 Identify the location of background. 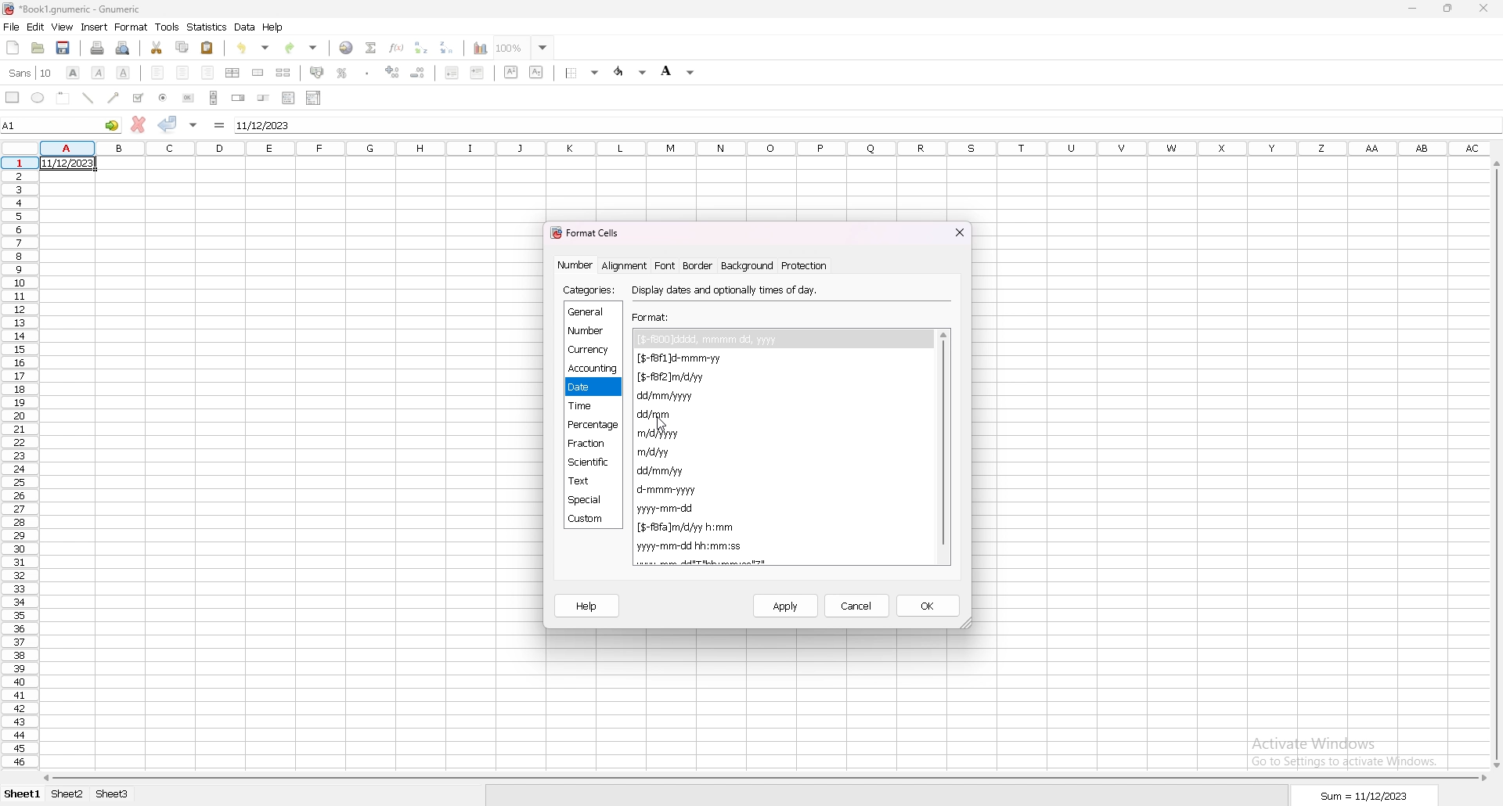
(677, 72).